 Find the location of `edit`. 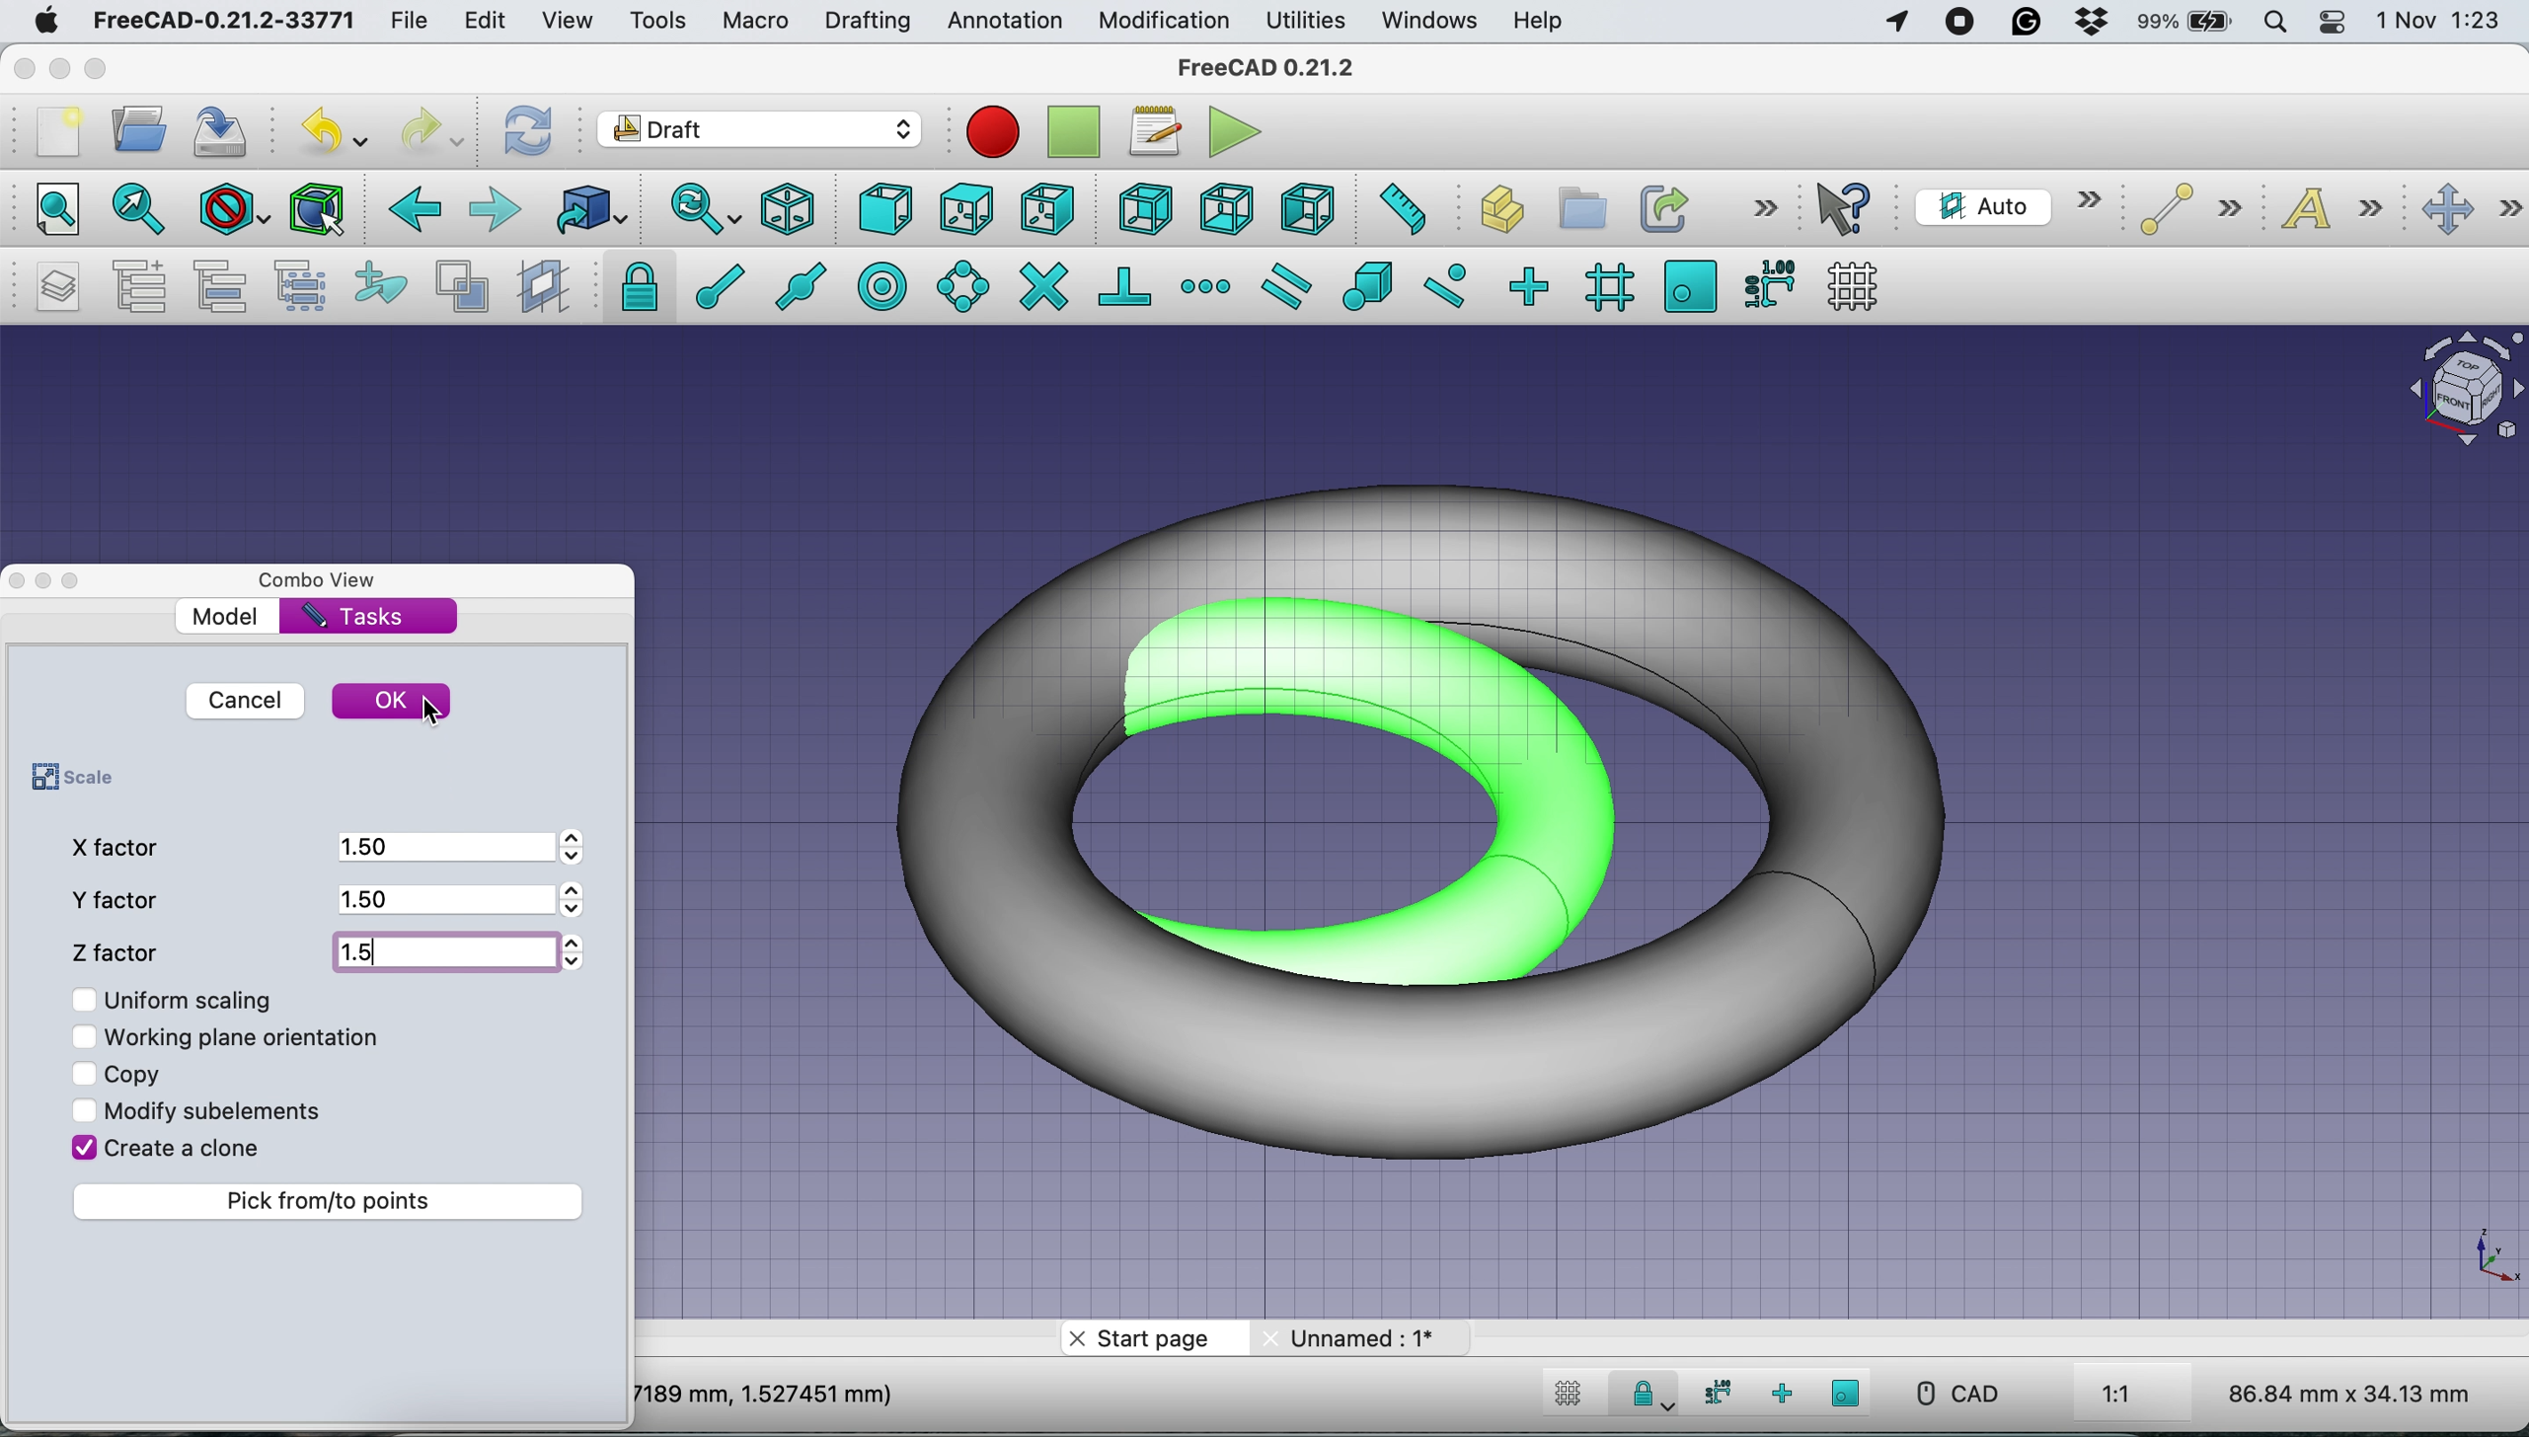

edit is located at coordinates (489, 22).